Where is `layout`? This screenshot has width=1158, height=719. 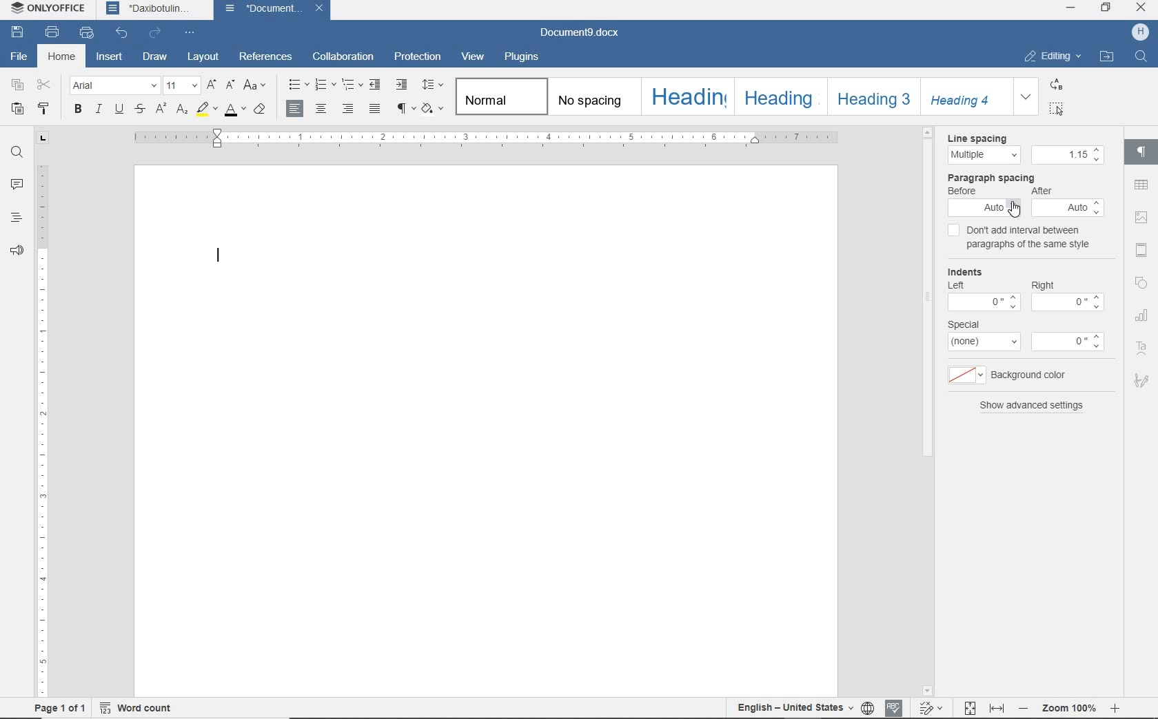 layout is located at coordinates (205, 58).